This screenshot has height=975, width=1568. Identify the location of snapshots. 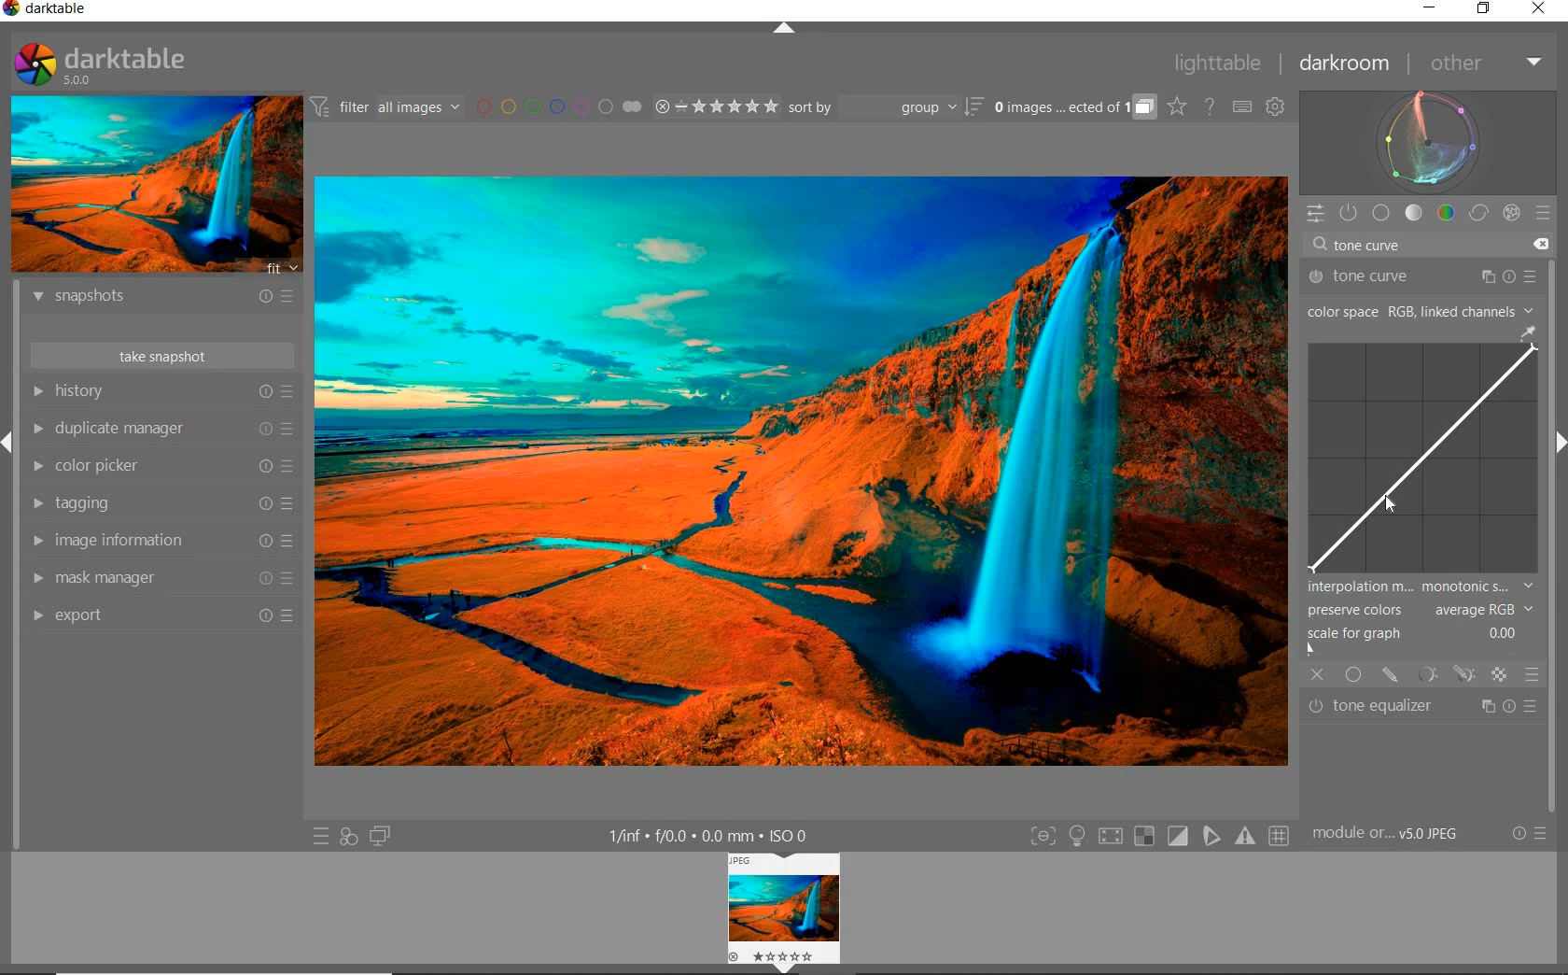
(167, 299).